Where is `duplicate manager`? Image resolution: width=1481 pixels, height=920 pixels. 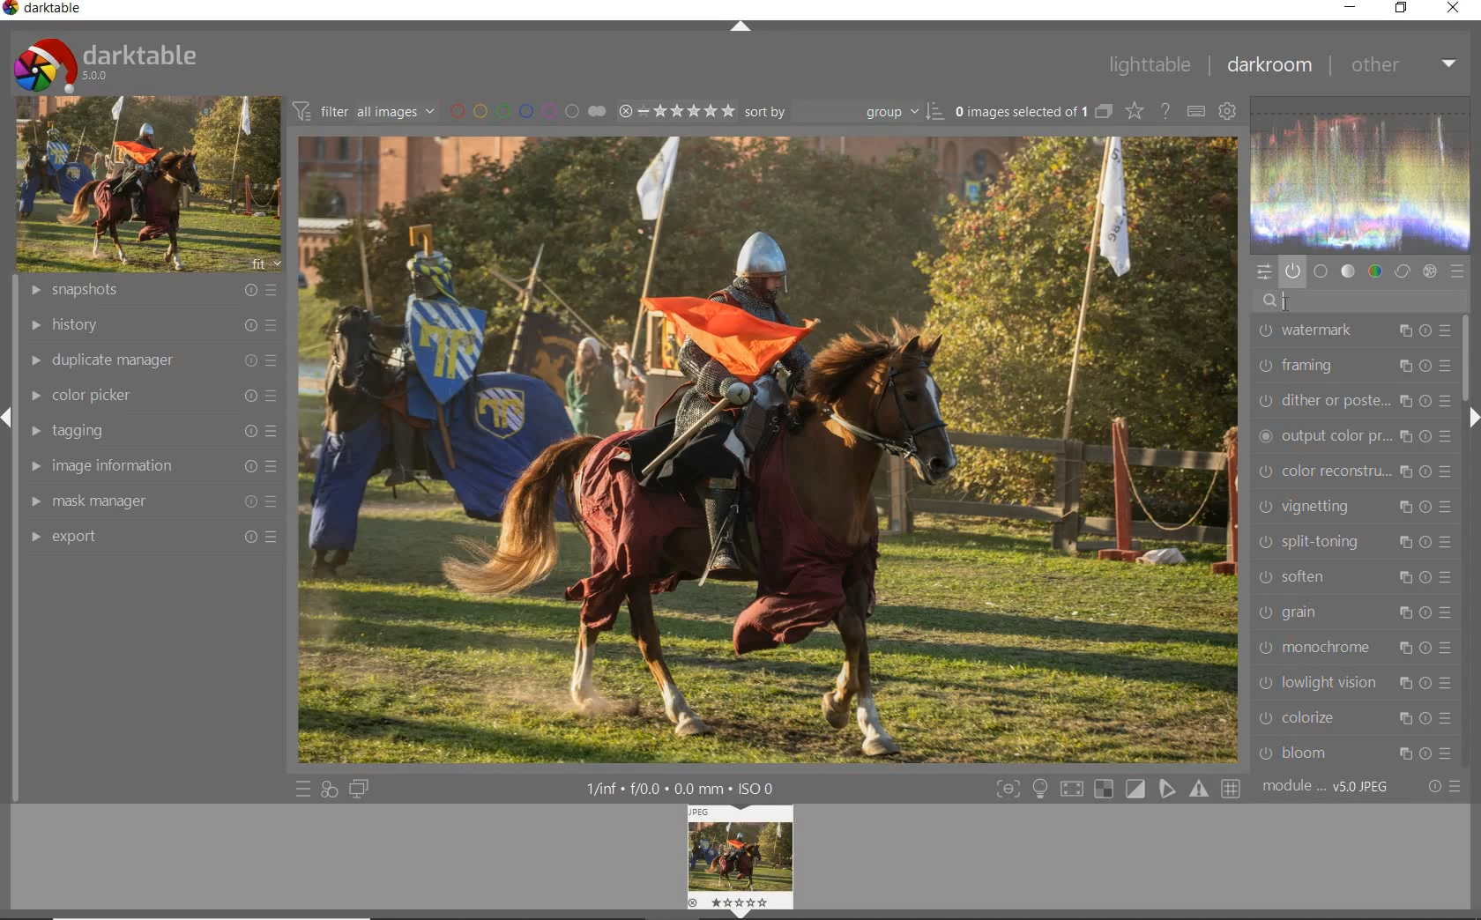 duplicate manager is located at coordinates (148, 361).